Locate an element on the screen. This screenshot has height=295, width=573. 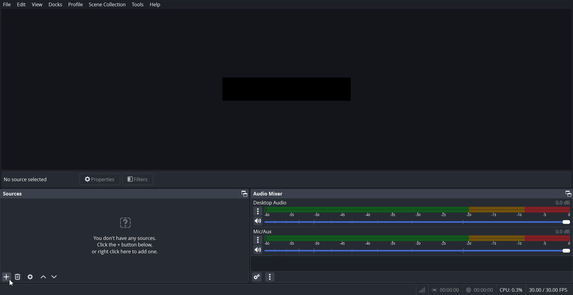
Filters is located at coordinates (138, 179).